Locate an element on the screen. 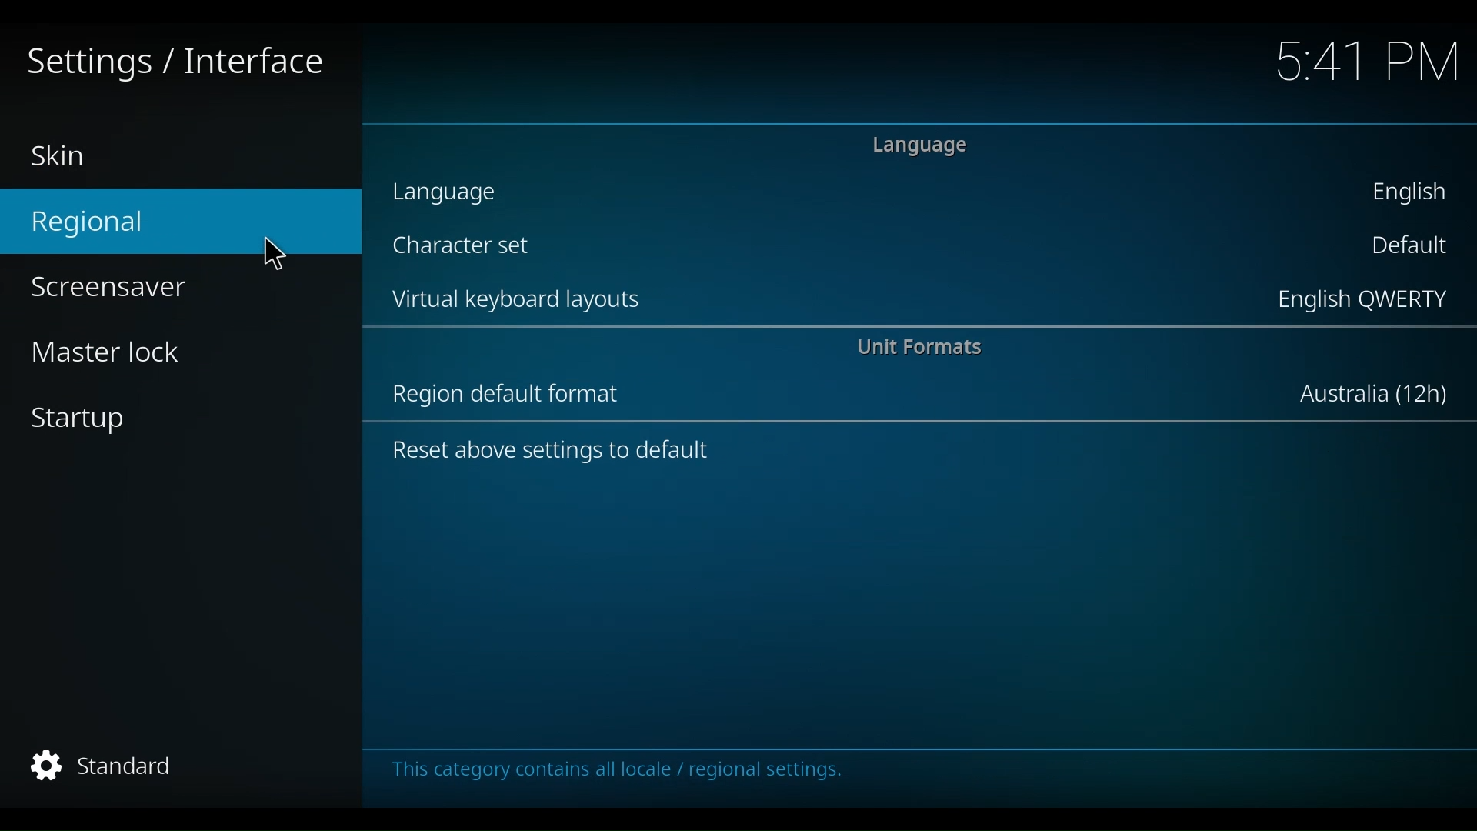 The width and height of the screenshot is (1477, 831). Regional is located at coordinates (184, 222).